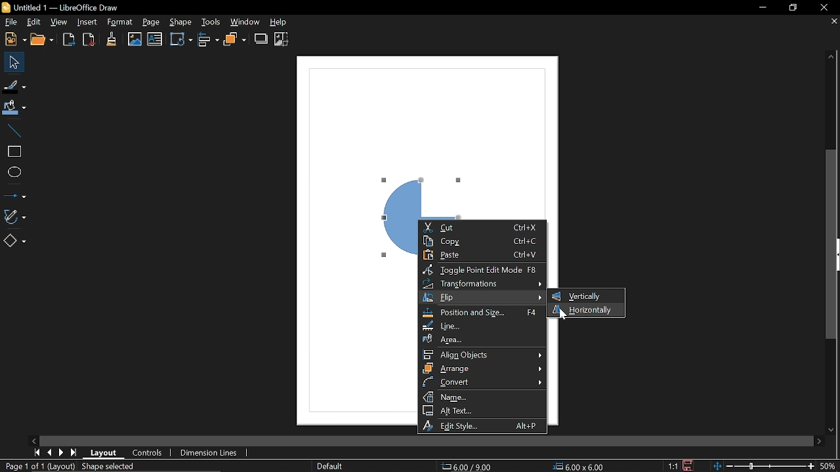  I want to click on New, so click(14, 39).